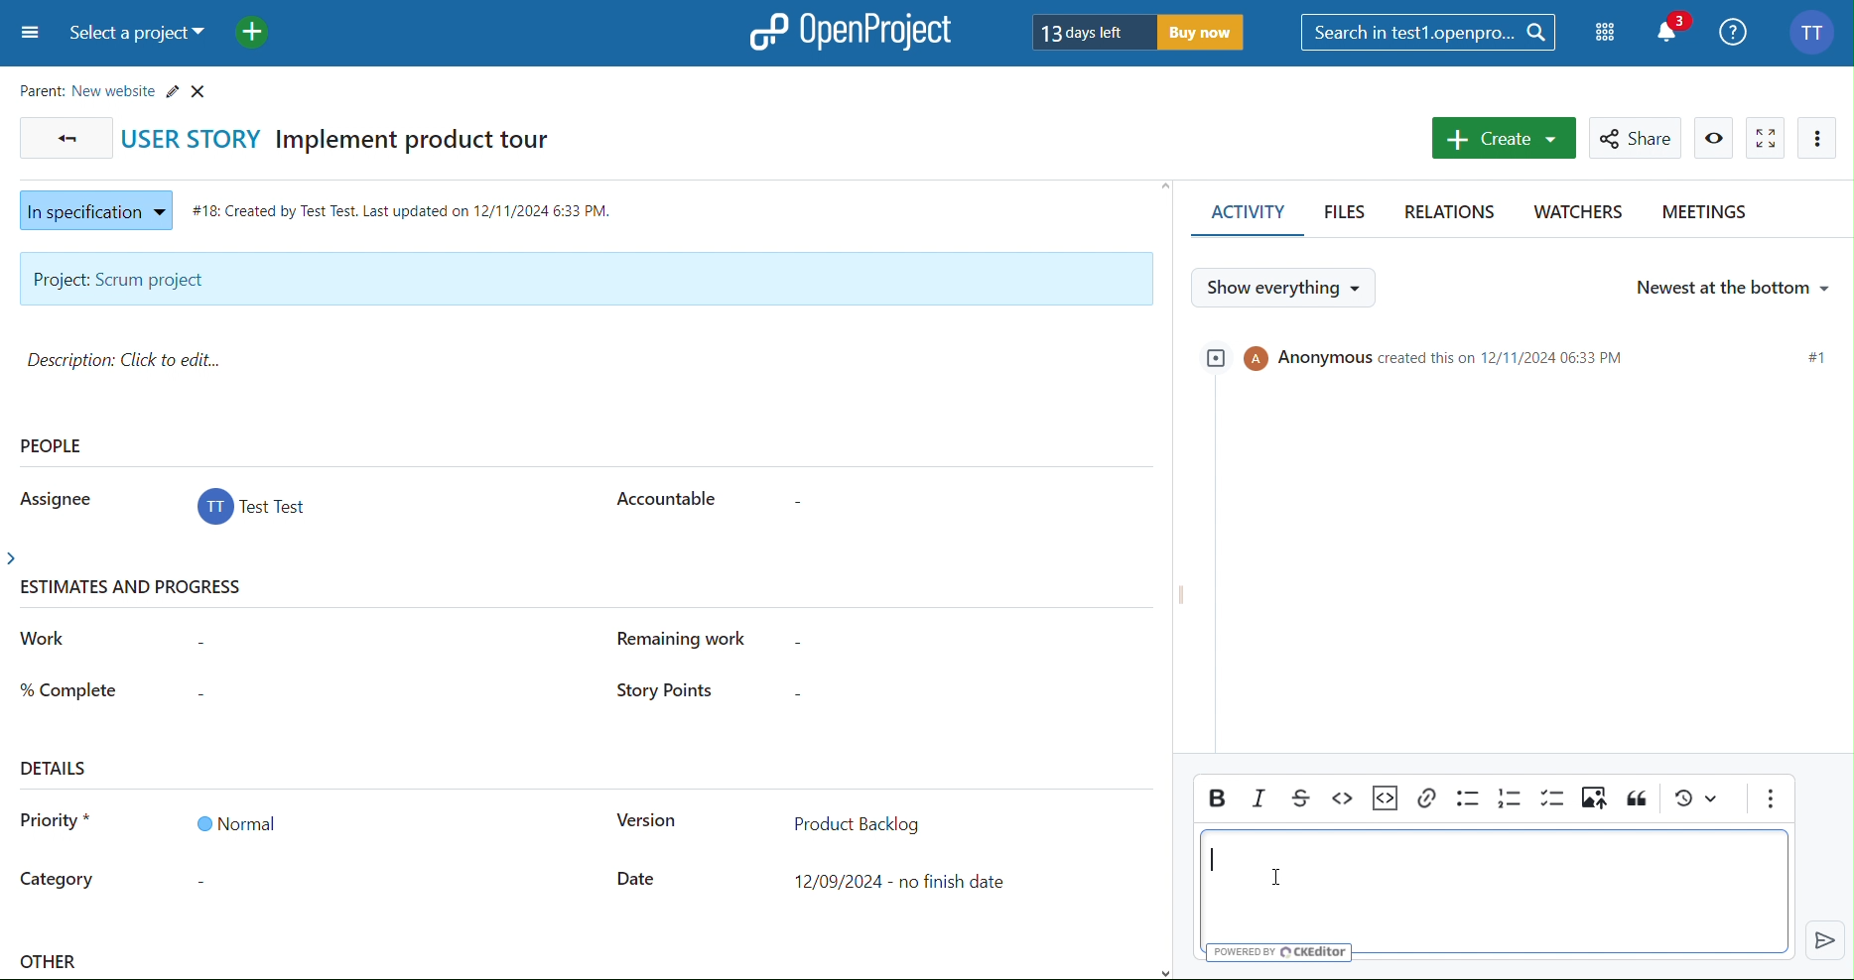  Describe the element at coordinates (1244, 216) in the screenshot. I see `Activity` at that location.